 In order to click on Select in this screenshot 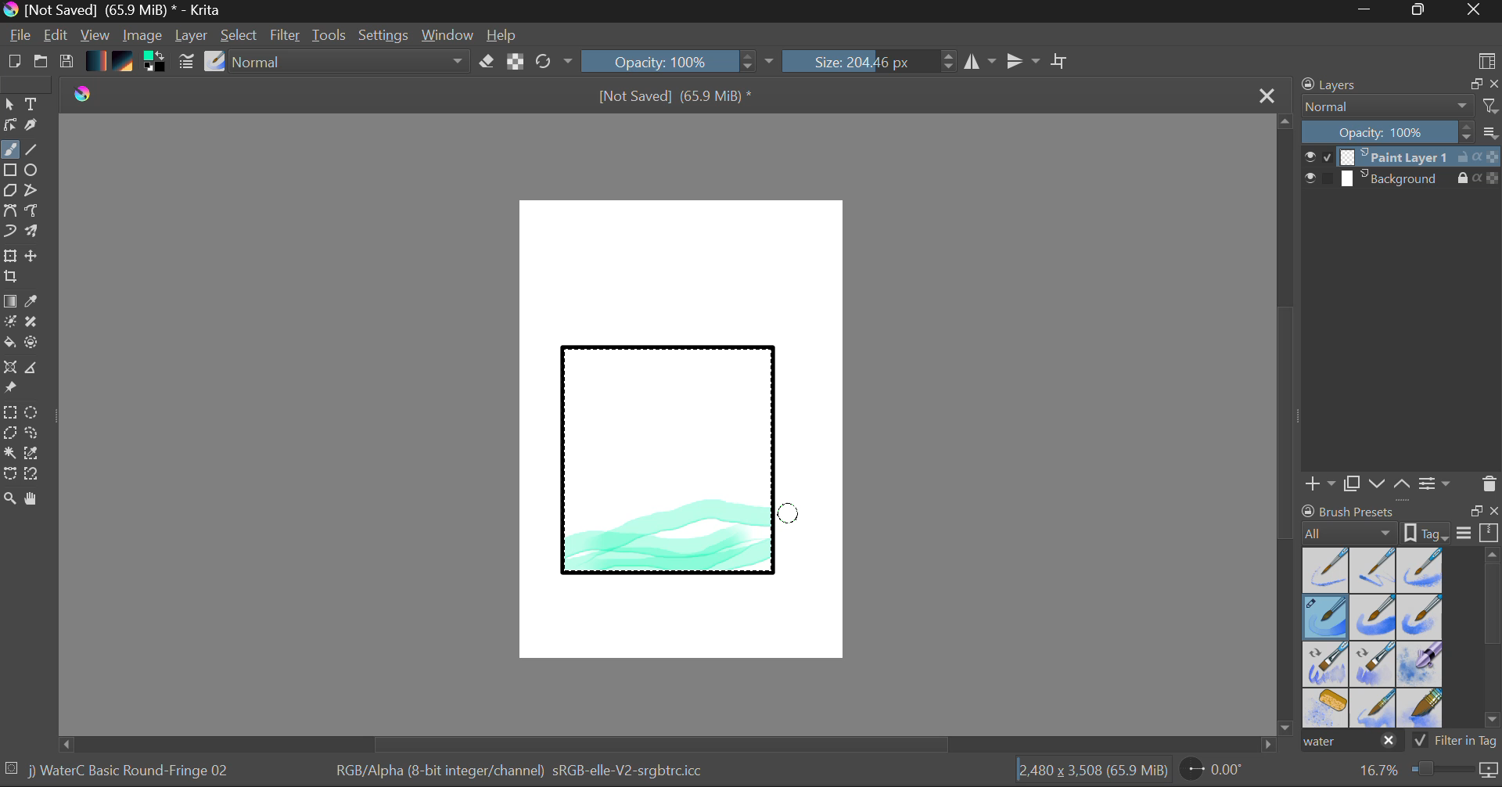, I will do `click(240, 36)`.